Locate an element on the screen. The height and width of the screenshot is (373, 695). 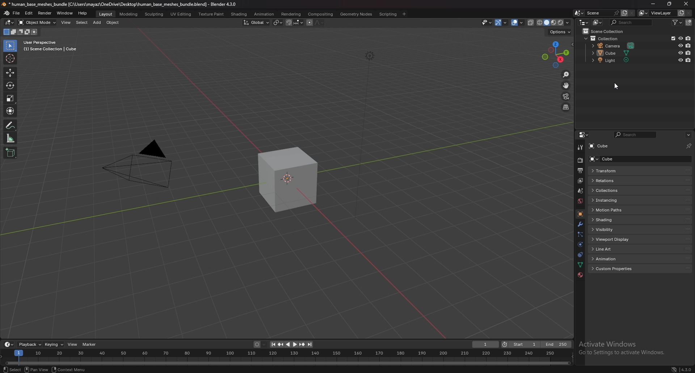
window is located at coordinates (65, 13).